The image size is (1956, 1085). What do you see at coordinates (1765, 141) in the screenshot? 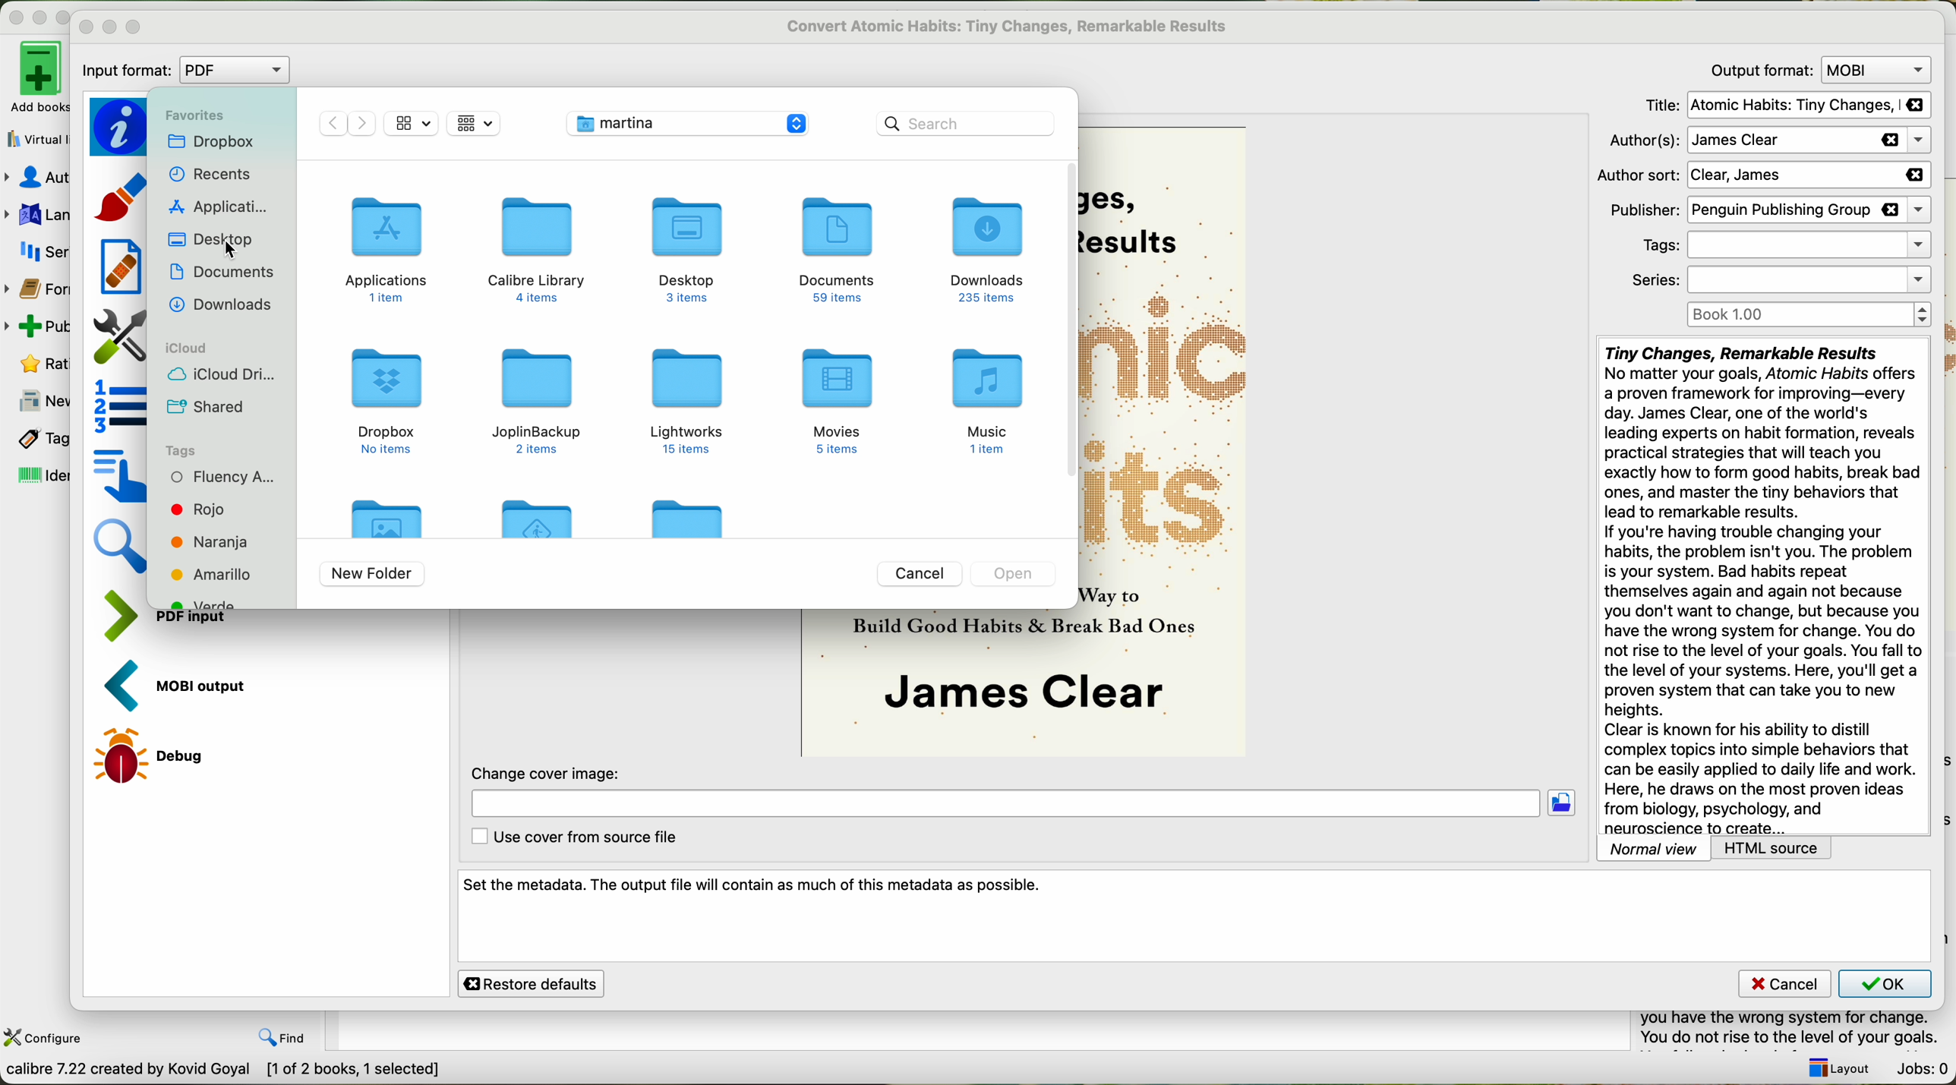
I see `authors` at bounding box center [1765, 141].